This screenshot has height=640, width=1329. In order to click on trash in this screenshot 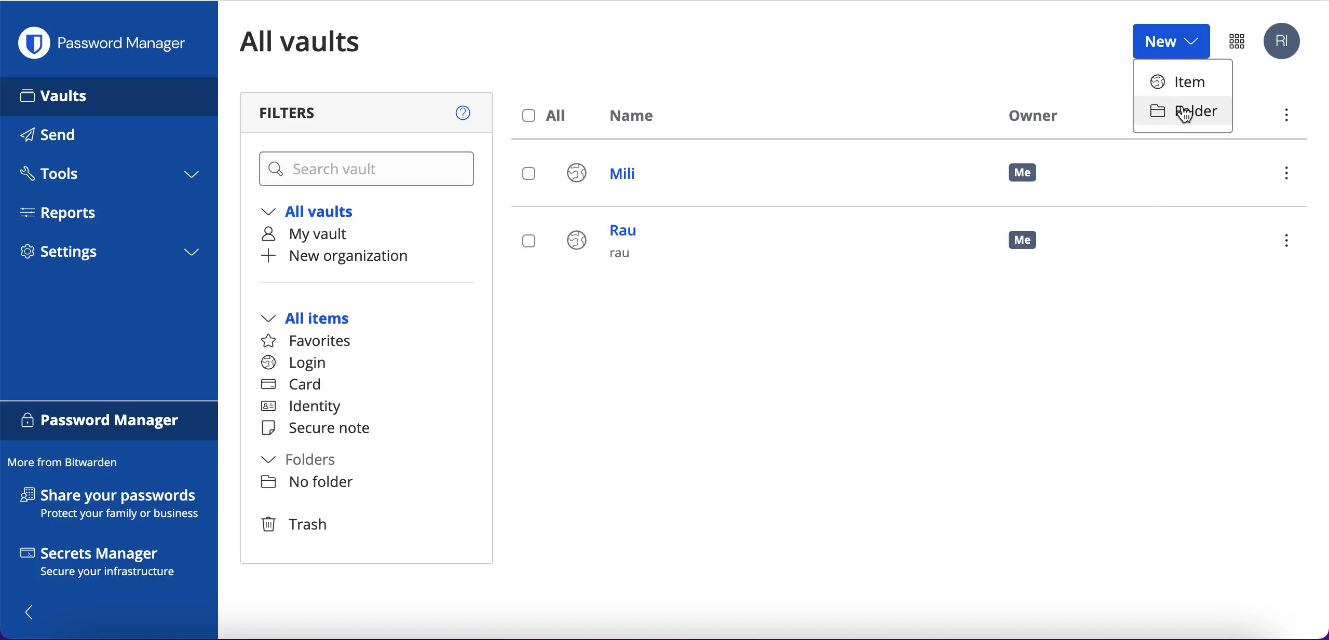, I will do `click(296, 525)`.